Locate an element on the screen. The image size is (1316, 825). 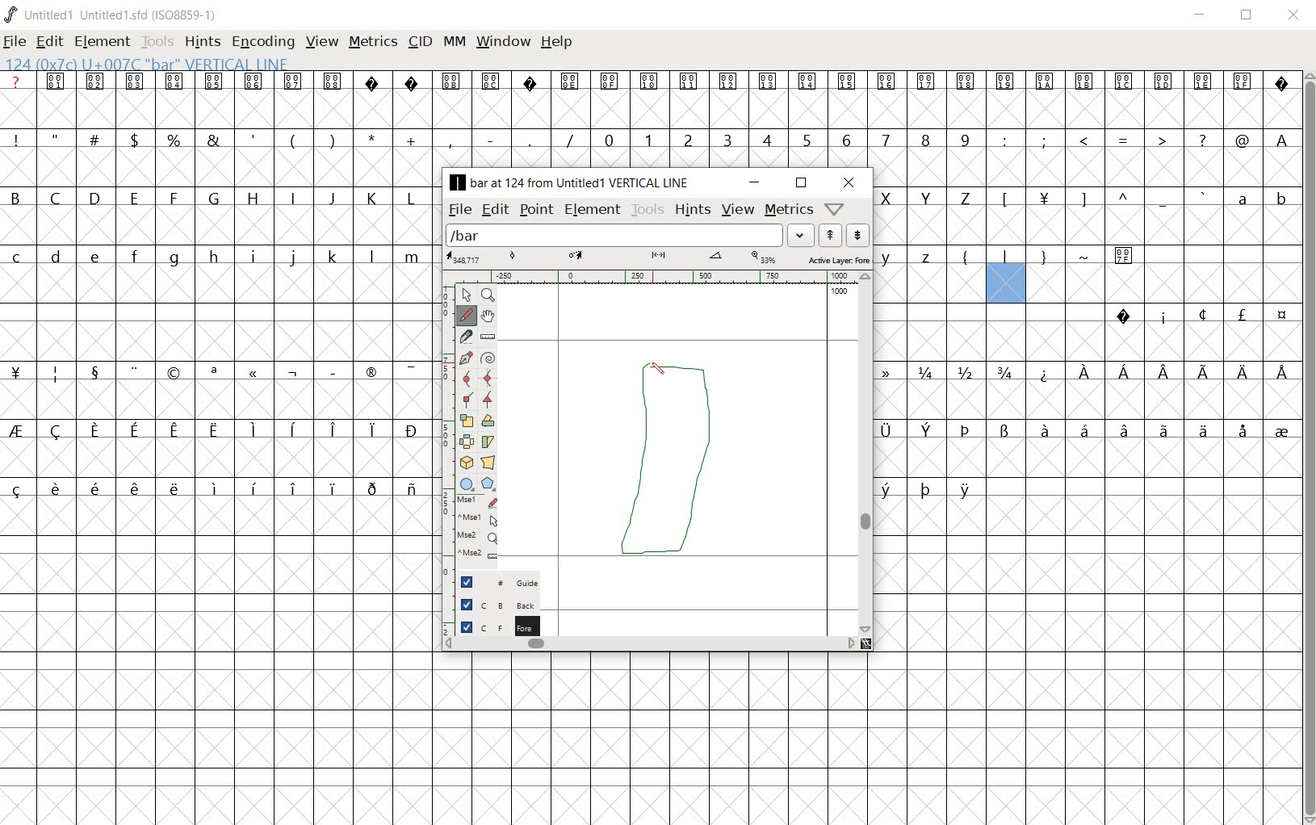
add a curve point is located at coordinates (465, 378).